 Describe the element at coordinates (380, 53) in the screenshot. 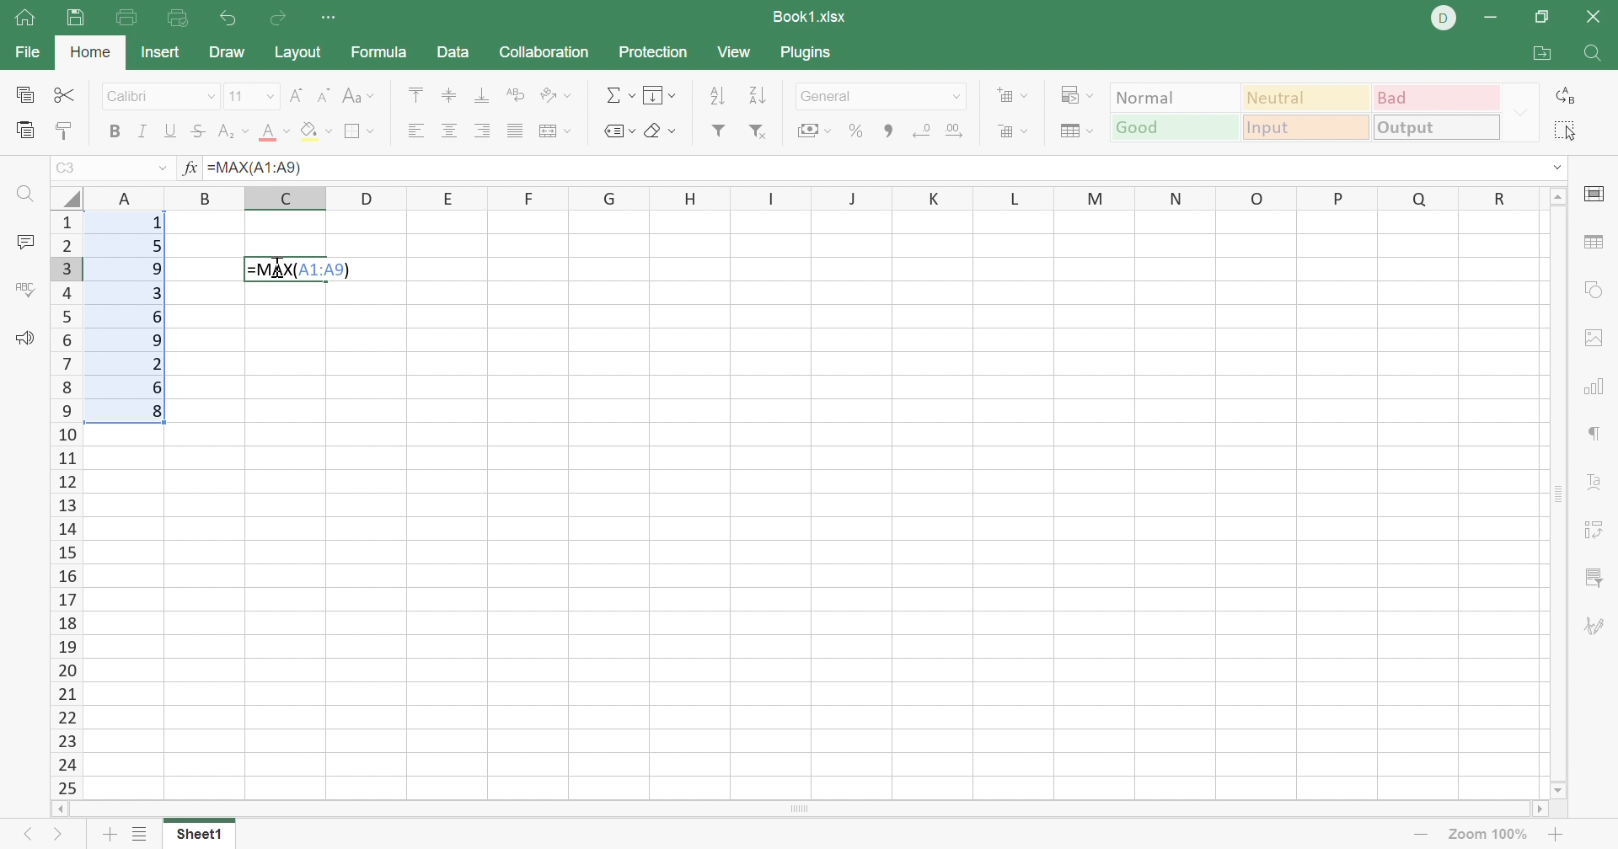

I see `Formula` at that location.